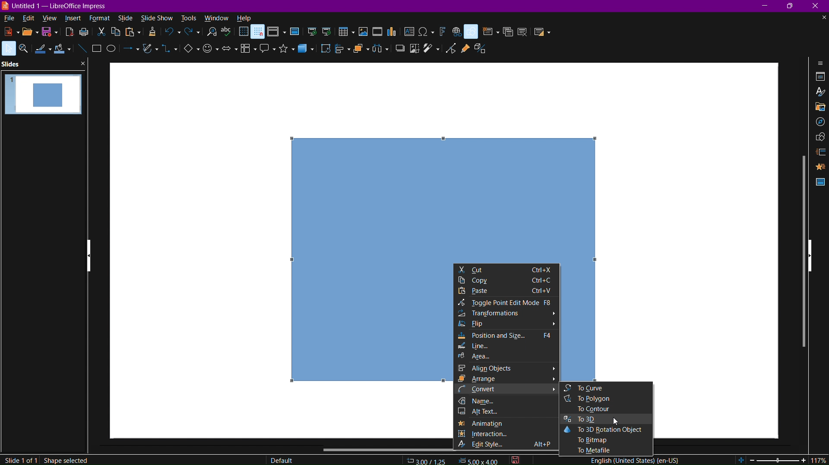  What do you see at coordinates (284, 51) in the screenshot?
I see `Stars and Banners` at bounding box center [284, 51].